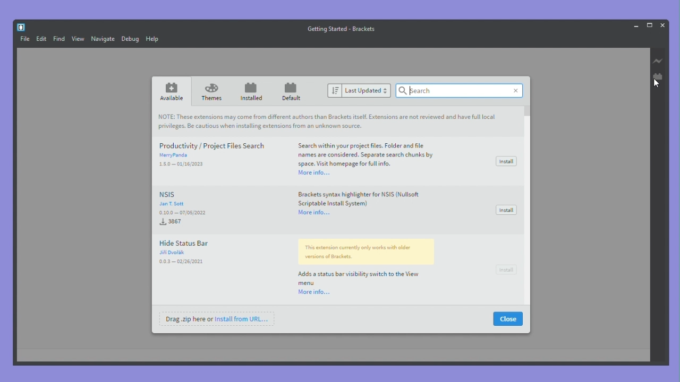  What do you see at coordinates (104, 39) in the screenshot?
I see `Navigate` at bounding box center [104, 39].